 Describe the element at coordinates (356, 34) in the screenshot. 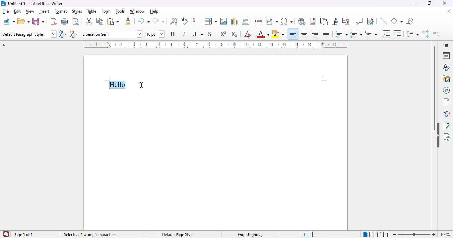

I see `toggle ordered list` at that location.